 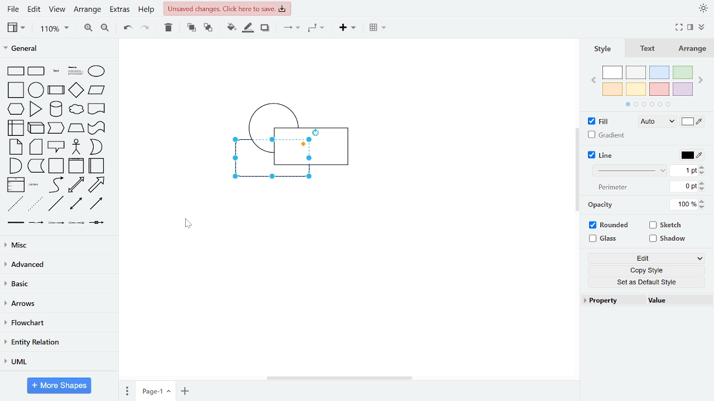 I want to click on connector with symbol, so click(x=97, y=223).